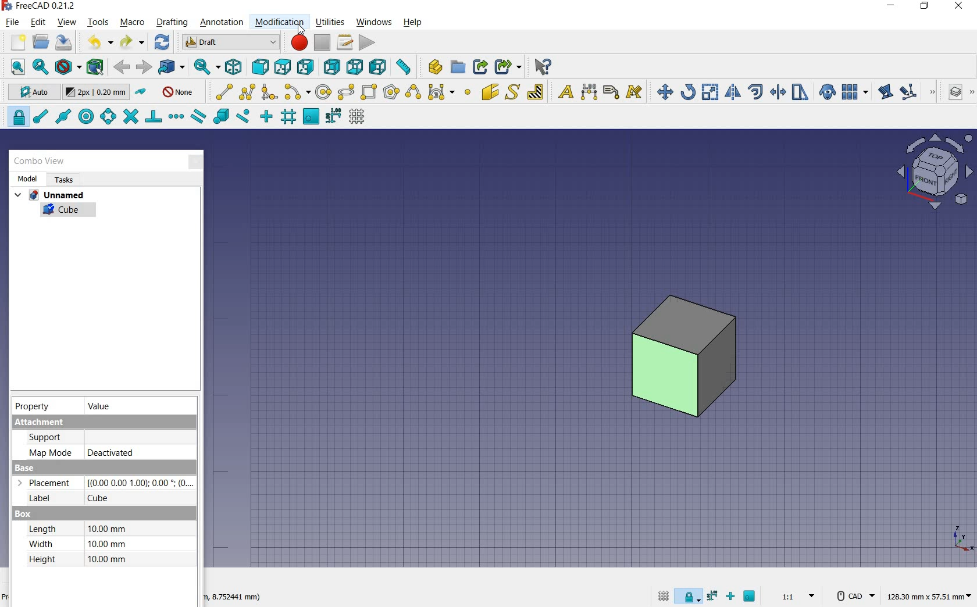 Image resolution: width=977 pixels, height=607 pixels. What do you see at coordinates (132, 116) in the screenshot?
I see `snap intersection` at bounding box center [132, 116].